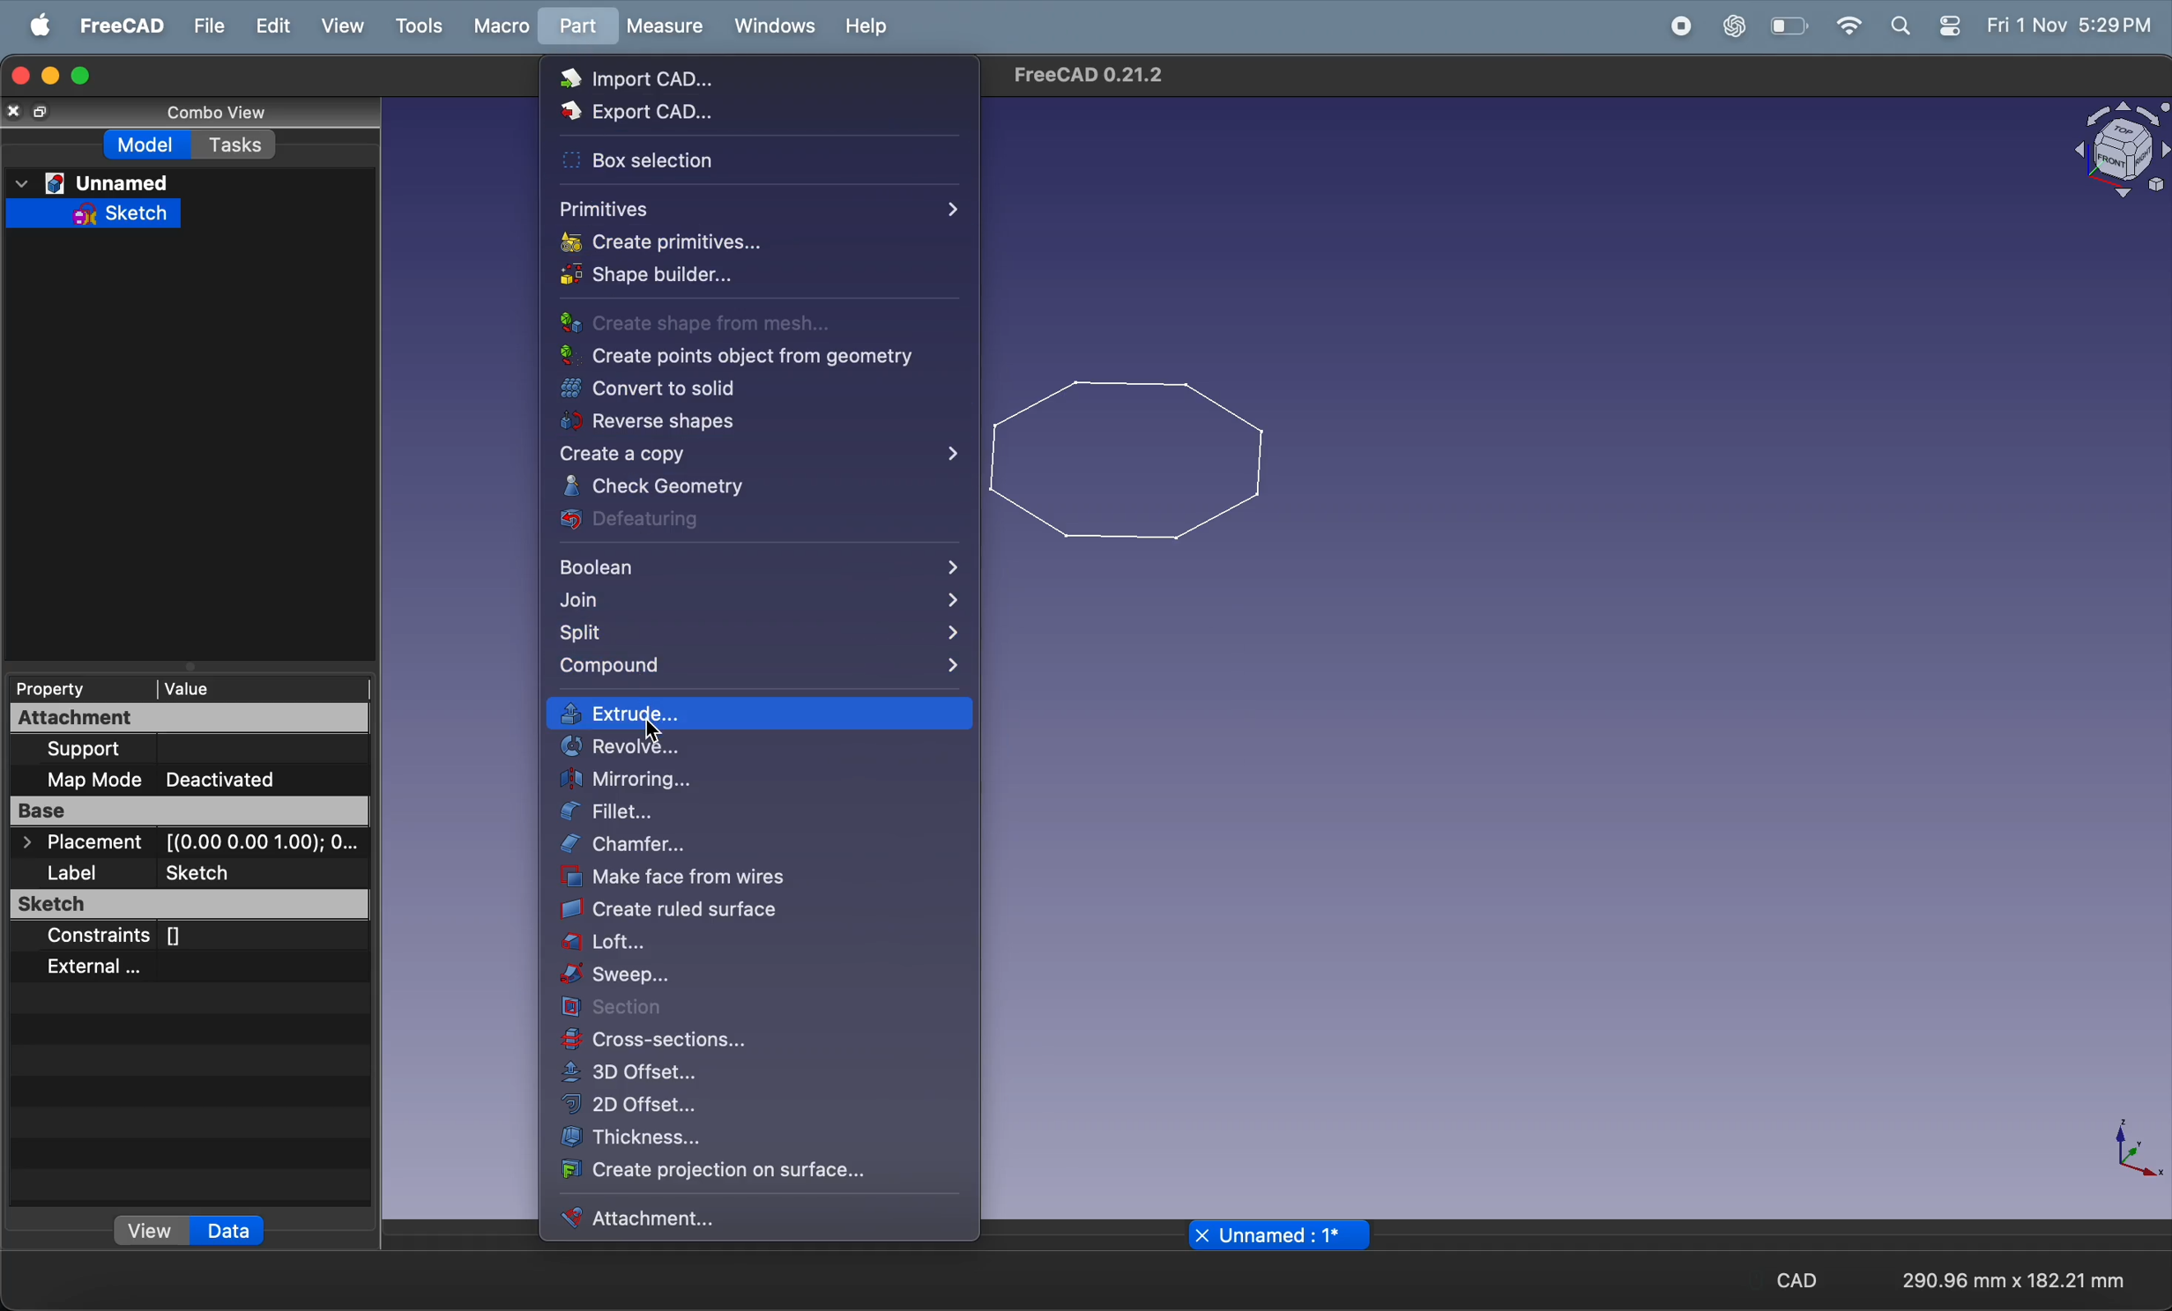 This screenshot has width=2172, height=1311. I want to click on import cad, so click(690, 81).